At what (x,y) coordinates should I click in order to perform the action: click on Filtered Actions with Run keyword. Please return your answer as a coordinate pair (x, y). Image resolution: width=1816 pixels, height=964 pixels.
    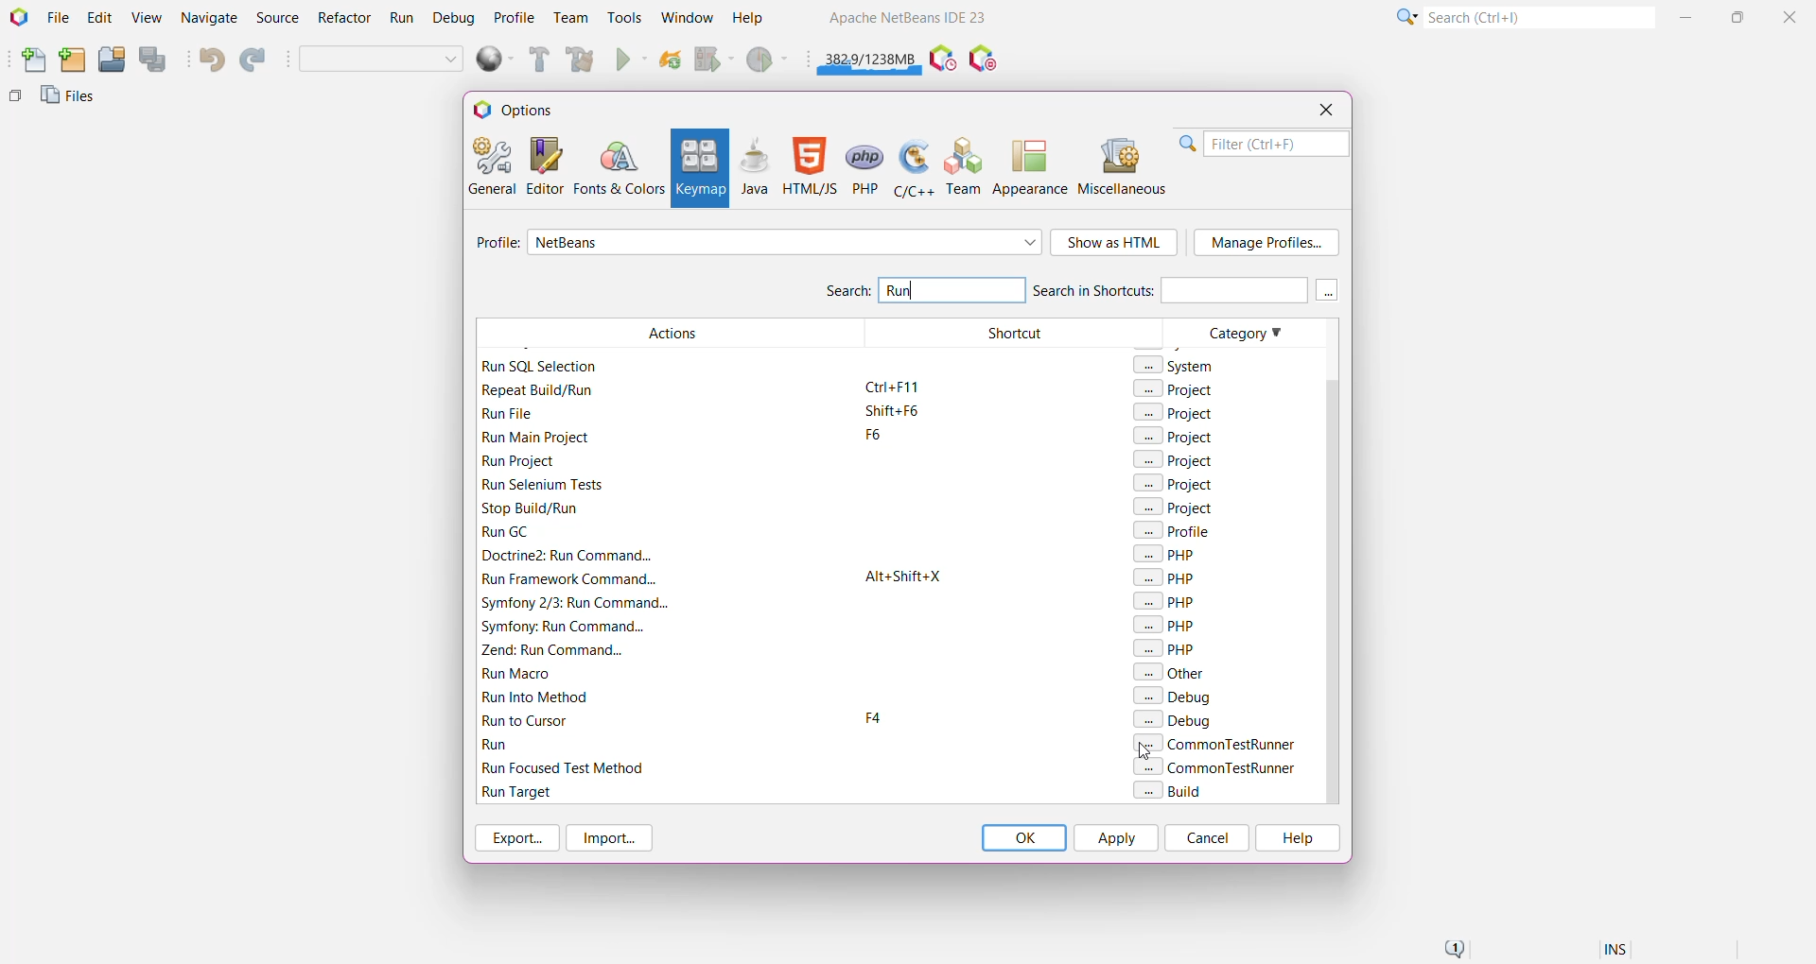
    Looking at the image, I should click on (669, 561).